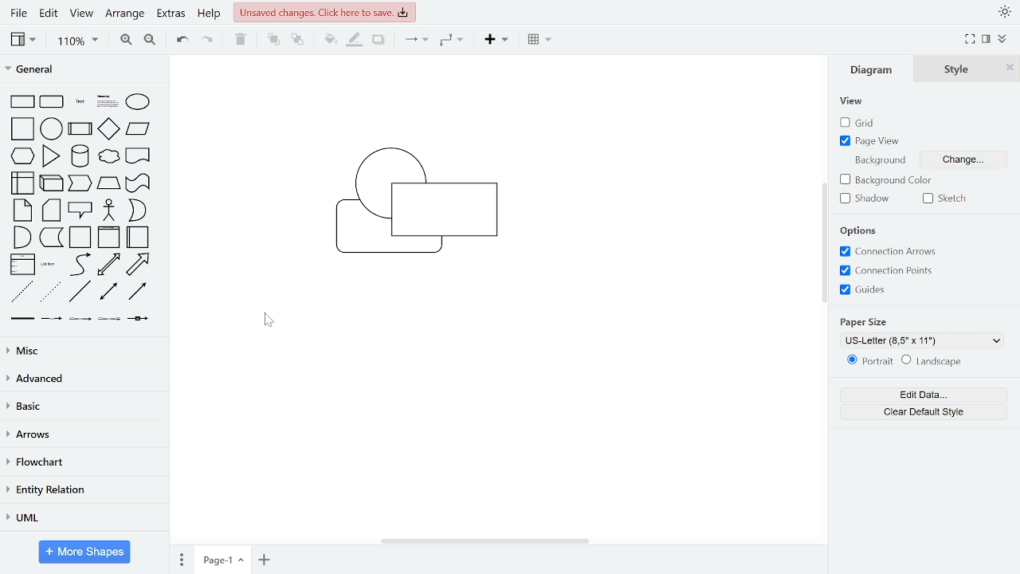  What do you see at coordinates (80, 319) in the screenshot?
I see `connector with 2 label` at bounding box center [80, 319].